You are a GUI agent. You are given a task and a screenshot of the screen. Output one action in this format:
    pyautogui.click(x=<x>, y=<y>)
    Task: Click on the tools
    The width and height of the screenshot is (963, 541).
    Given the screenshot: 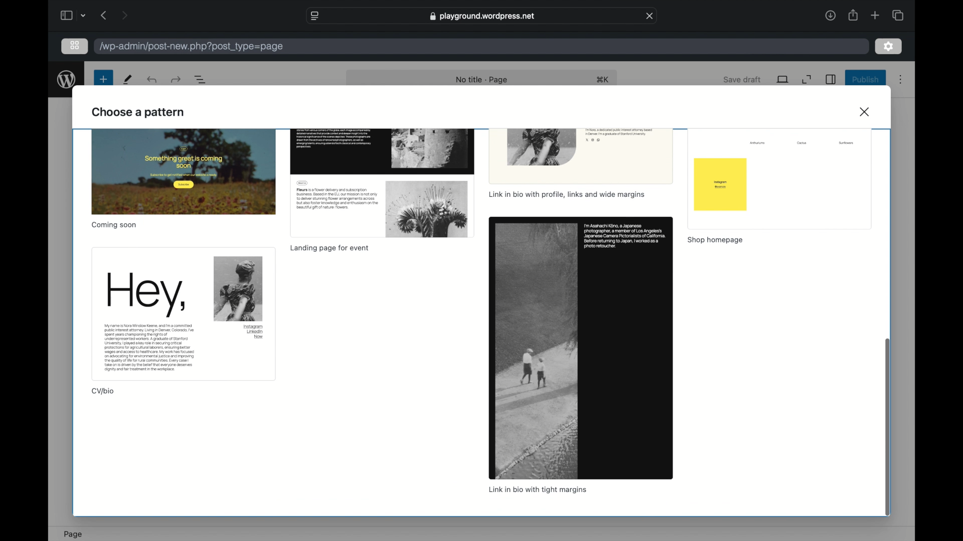 What is the action you would take?
    pyautogui.click(x=128, y=79)
    